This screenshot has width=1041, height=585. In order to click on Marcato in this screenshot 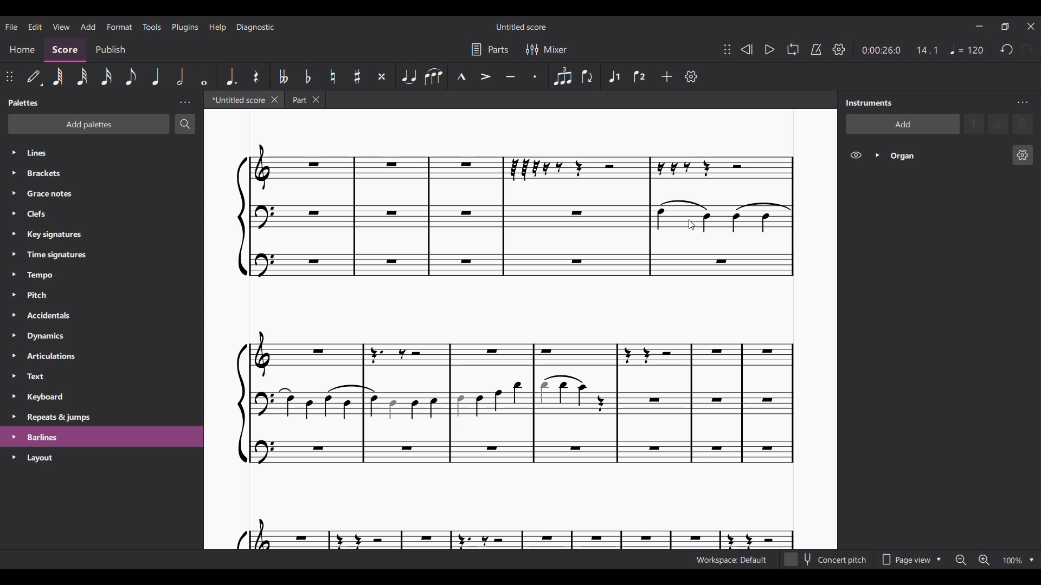, I will do `click(461, 76)`.